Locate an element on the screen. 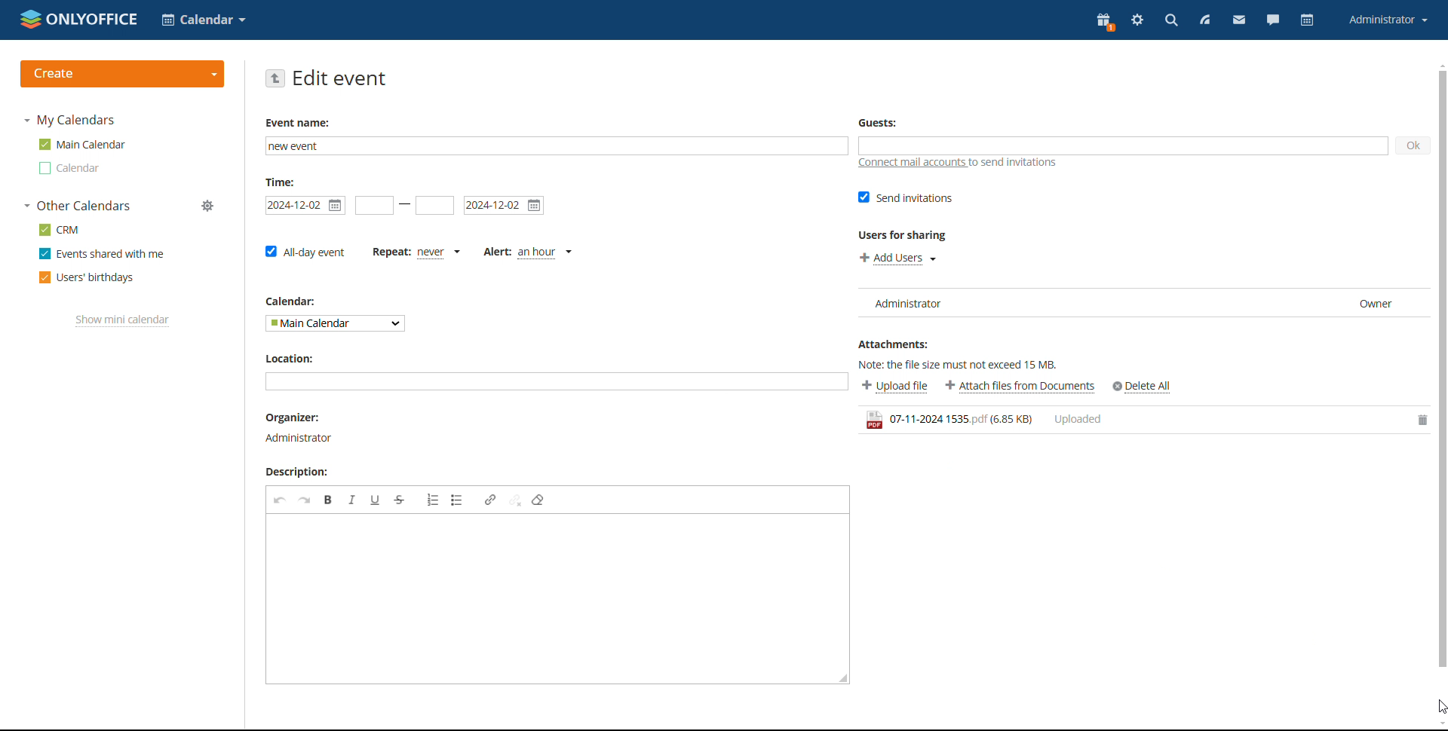 The width and height of the screenshot is (1448, 731). present is located at coordinates (1104, 22).